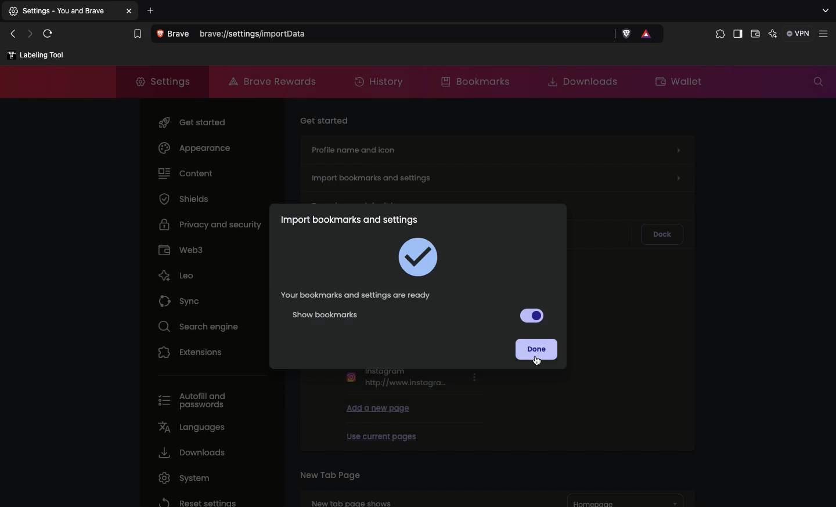 Image resolution: width=836 pixels, height=507 pixels. I want to click on Get started, so click(194, 120).